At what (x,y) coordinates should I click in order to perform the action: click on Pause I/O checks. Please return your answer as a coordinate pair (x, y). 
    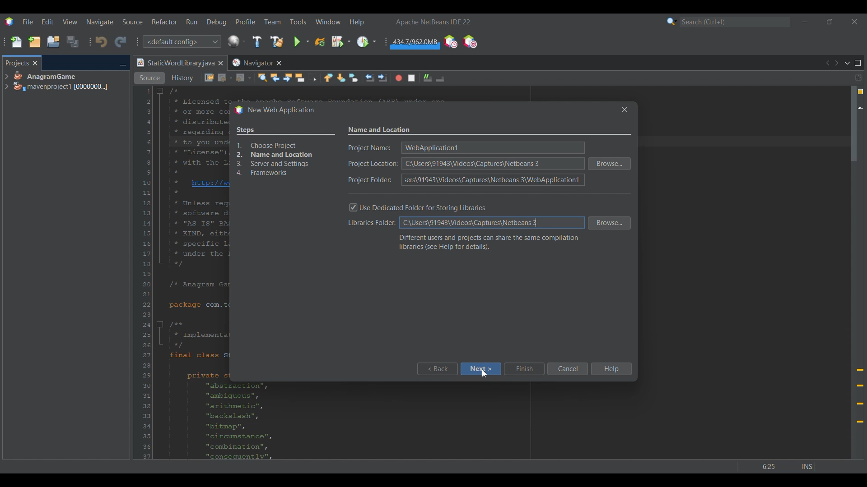
    Looking at the image, I should click on (470, 41).